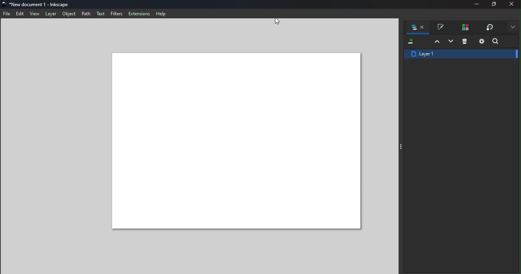 The width and height of the screenshot is (521, 274). Describe the element at coordinates (50, 14) in the screenshot. I see `Layer` at that location.